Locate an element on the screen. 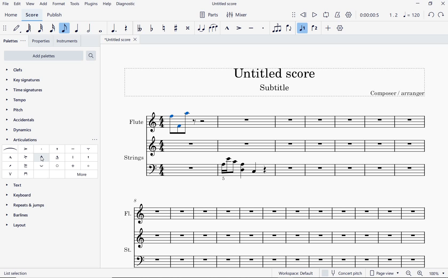 This screenshot has height=278, width=448. STACCATISSIMO STROKE ABOVE is located at coordinates (73, 157).